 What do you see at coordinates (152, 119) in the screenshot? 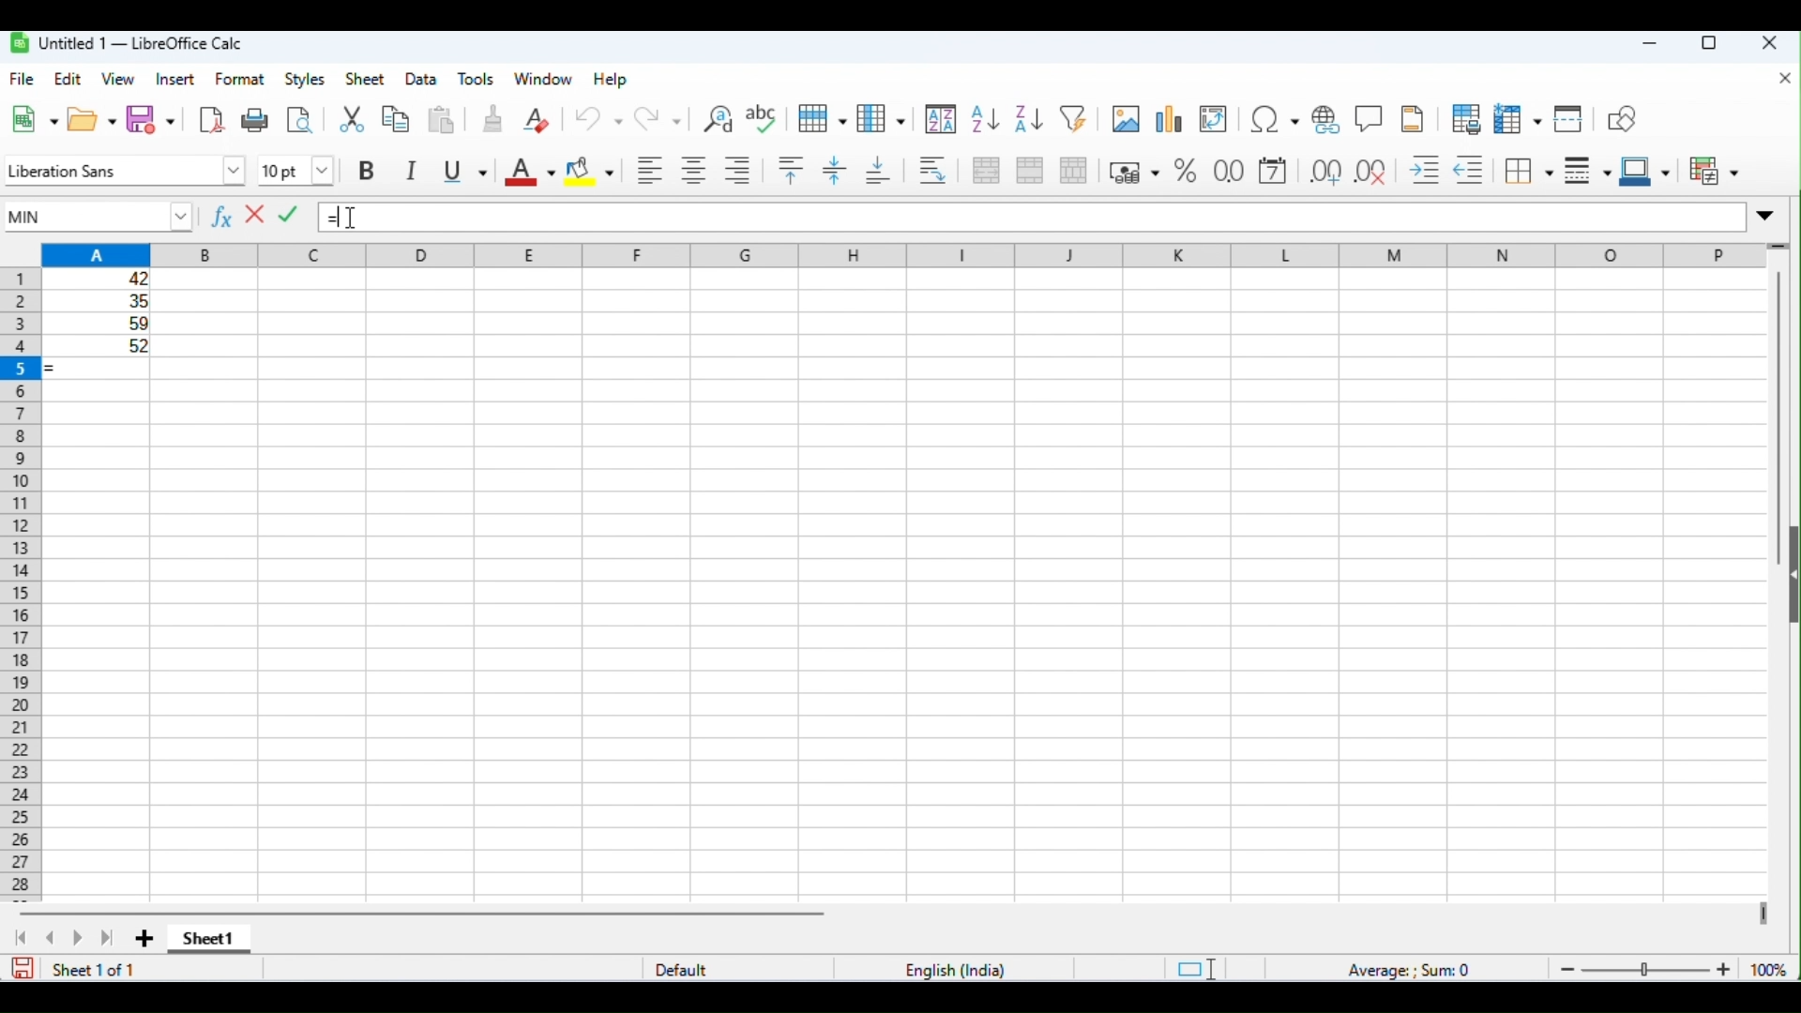
I see `save` at bounding box center [152, 119].